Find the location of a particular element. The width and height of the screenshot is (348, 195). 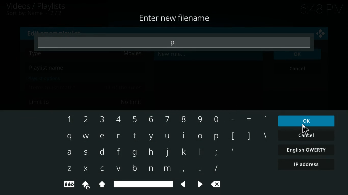

| is located at coordinates (201, 153).